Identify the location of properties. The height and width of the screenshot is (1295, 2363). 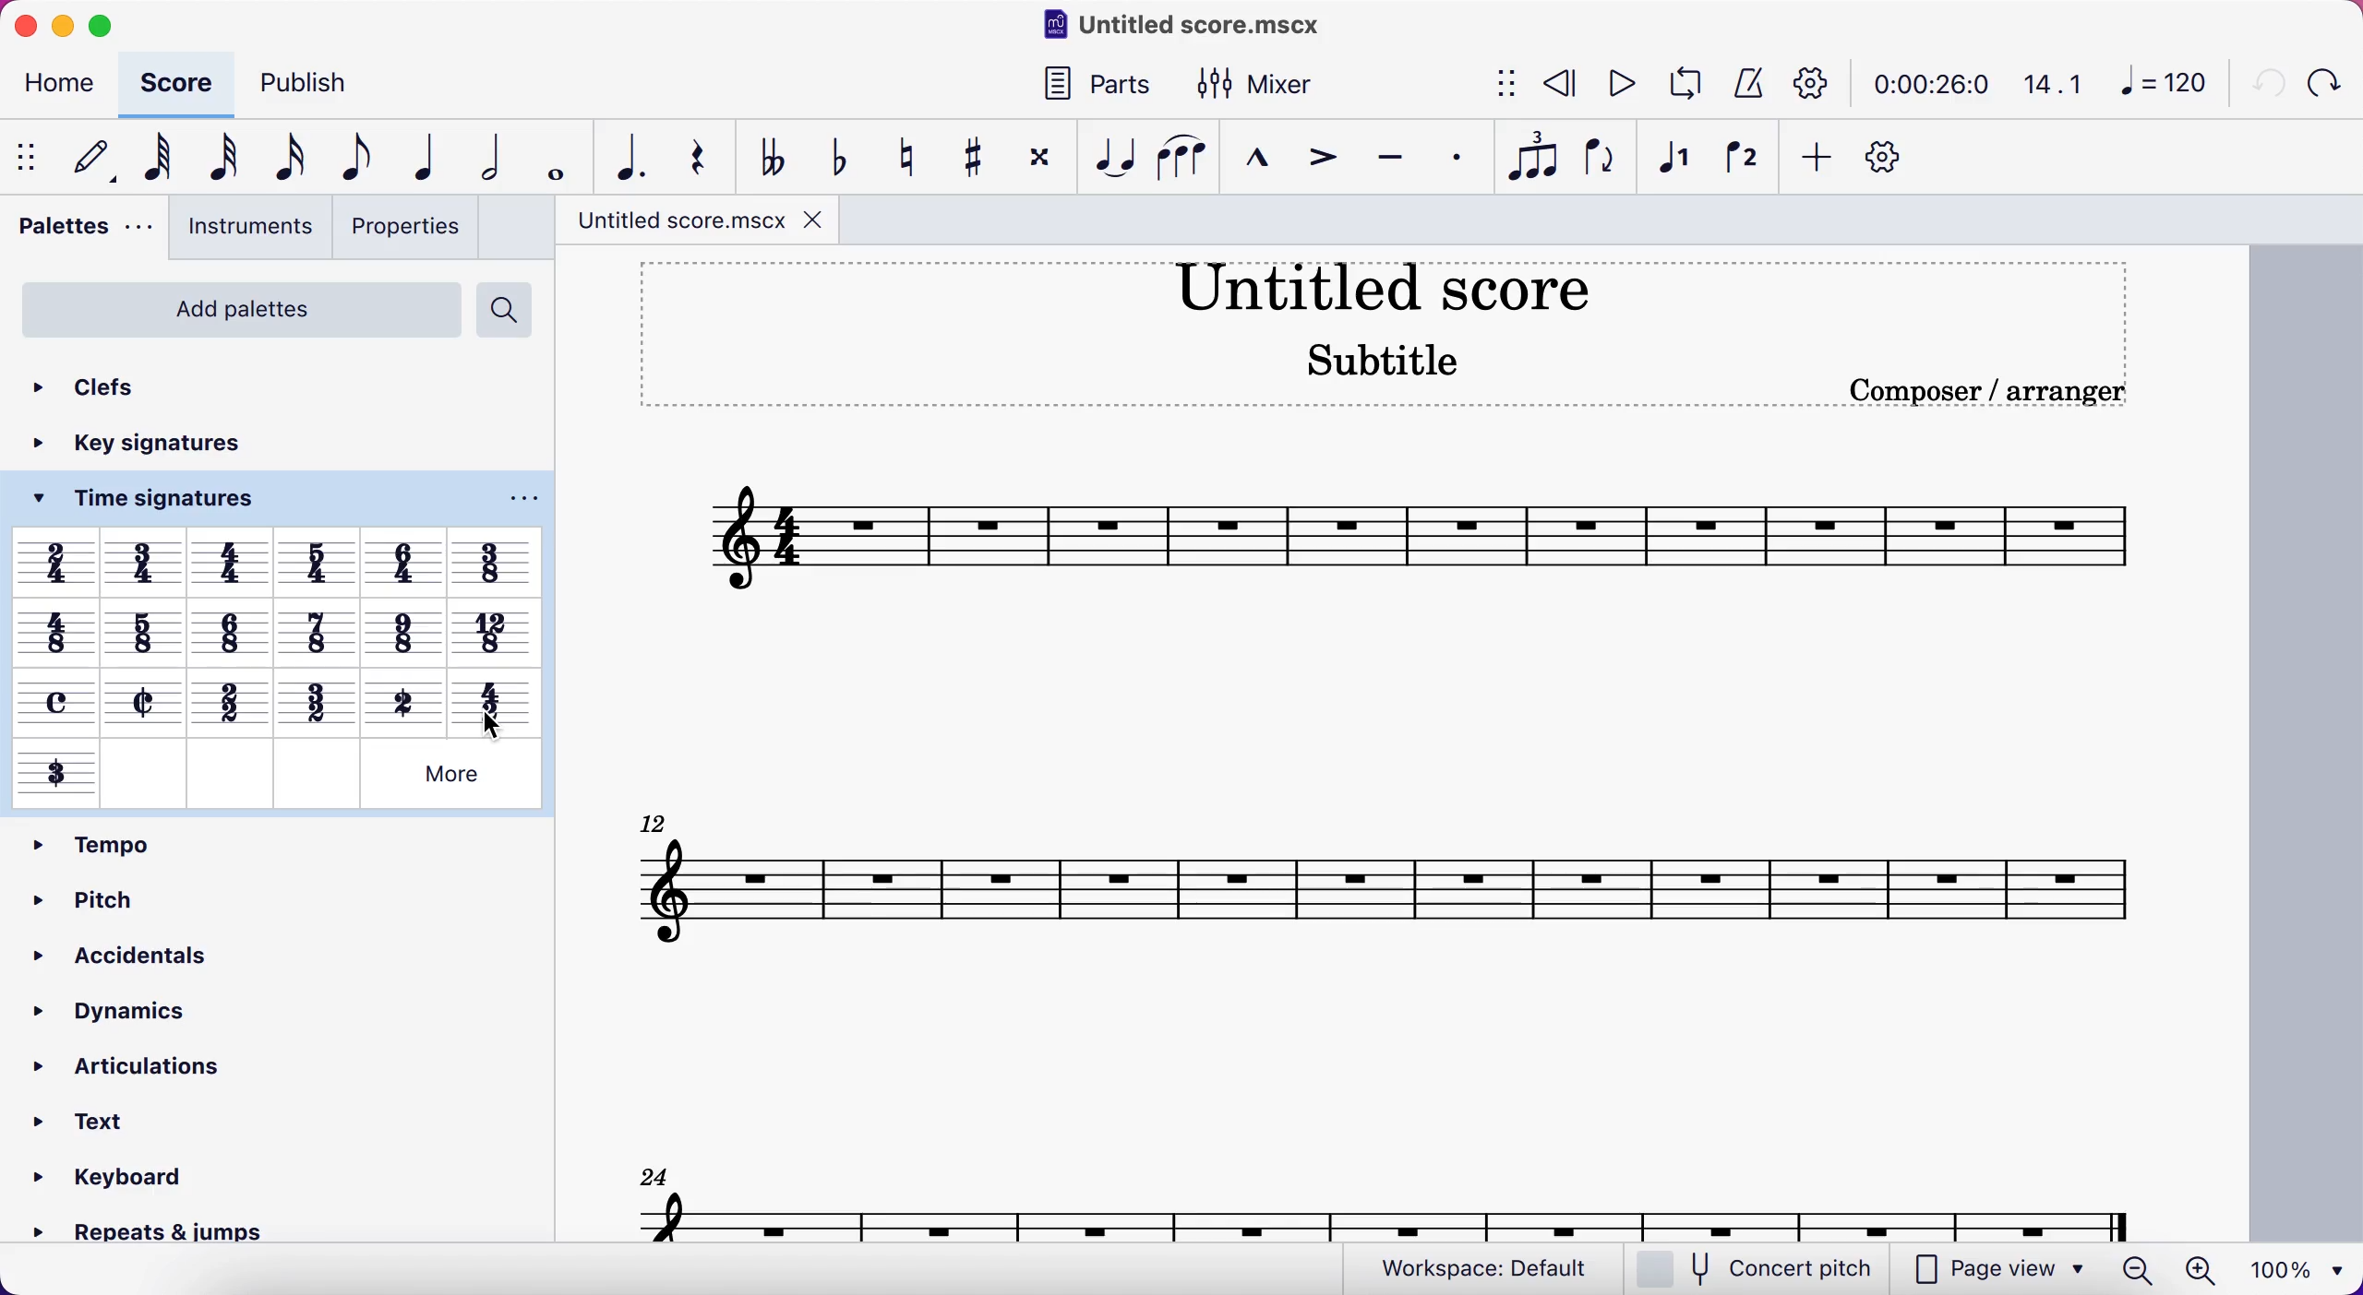
(408, 227).